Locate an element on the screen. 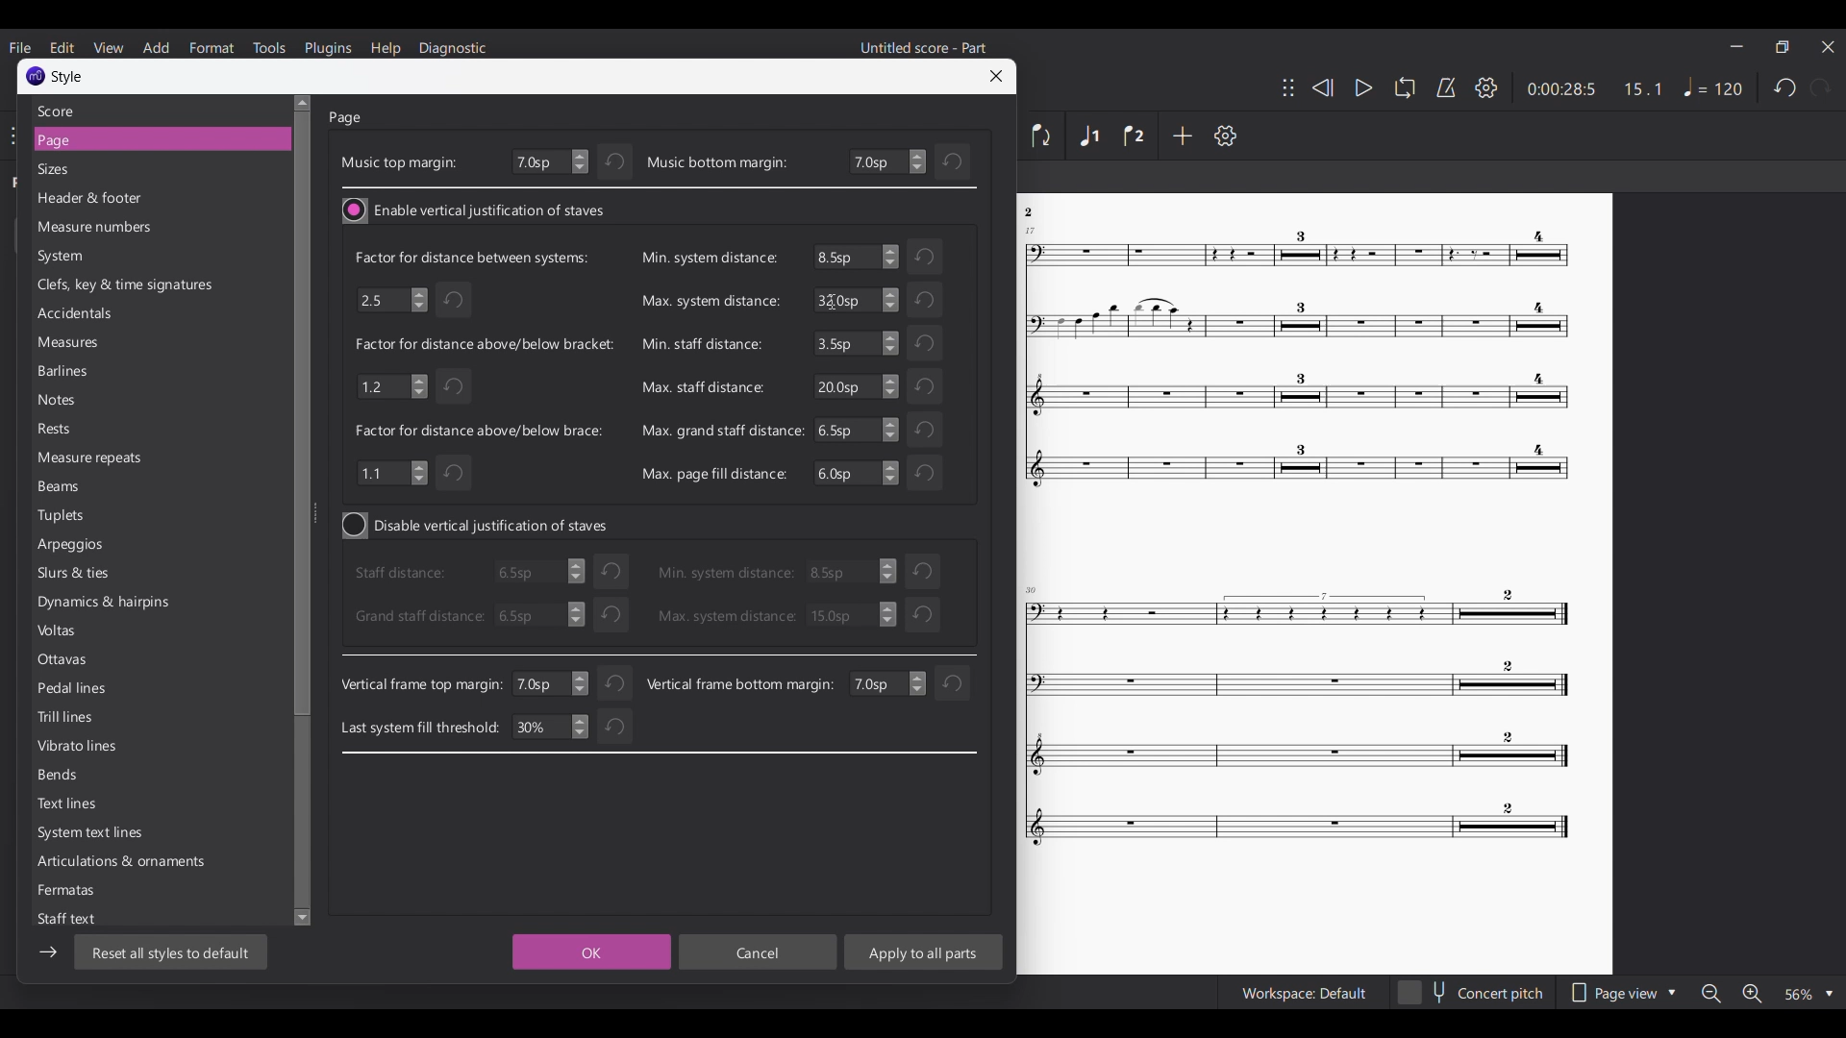 This screenshot has width=1846, height=1038. Tempo is located at coordinates (1712, 86).